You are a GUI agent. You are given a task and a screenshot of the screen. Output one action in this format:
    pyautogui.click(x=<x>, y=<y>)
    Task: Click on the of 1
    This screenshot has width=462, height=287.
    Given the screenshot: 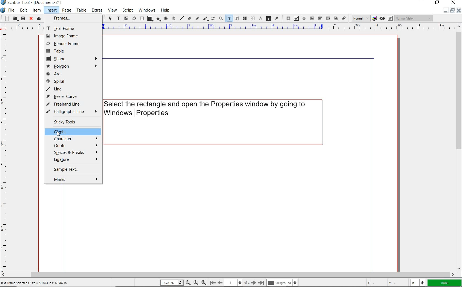 What is the action you would take?
    pyautogui.click(x=247, y=282)
    